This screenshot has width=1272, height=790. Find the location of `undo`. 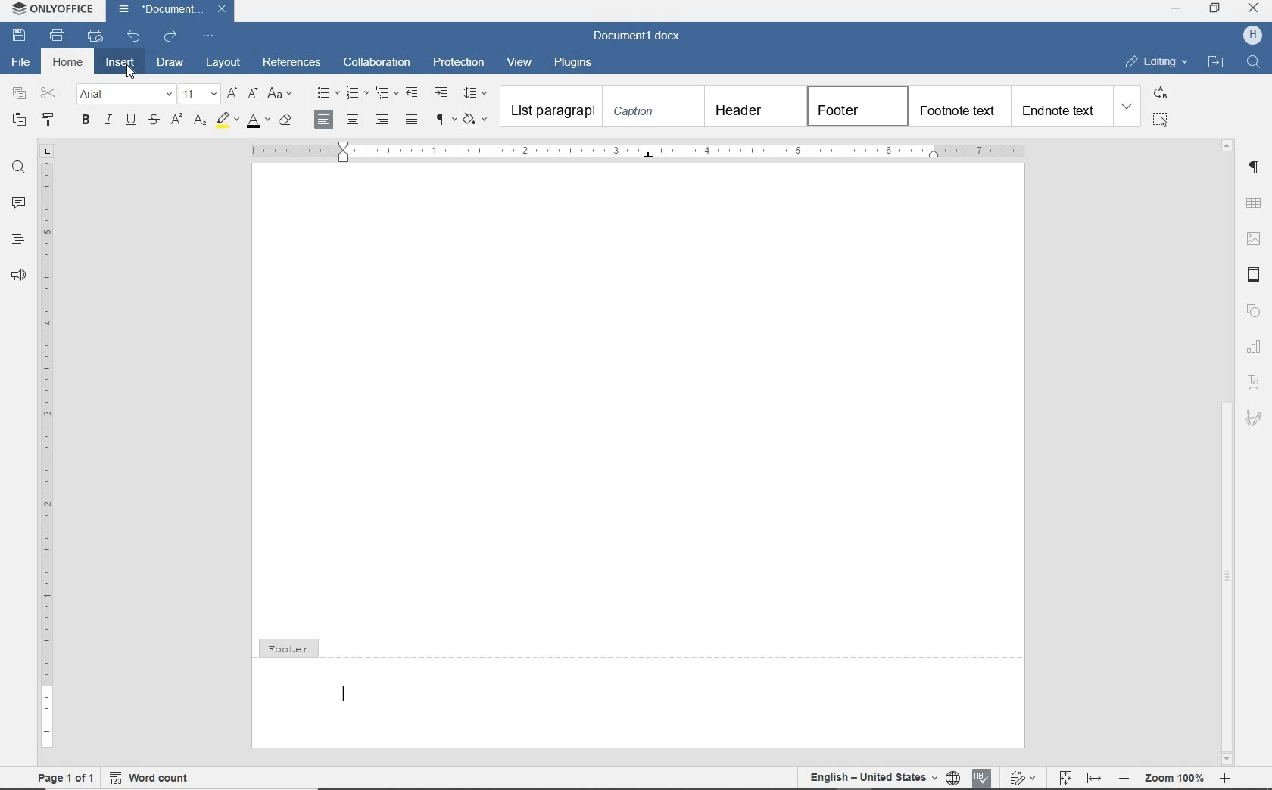

undo is located at coordinates (134, 38).